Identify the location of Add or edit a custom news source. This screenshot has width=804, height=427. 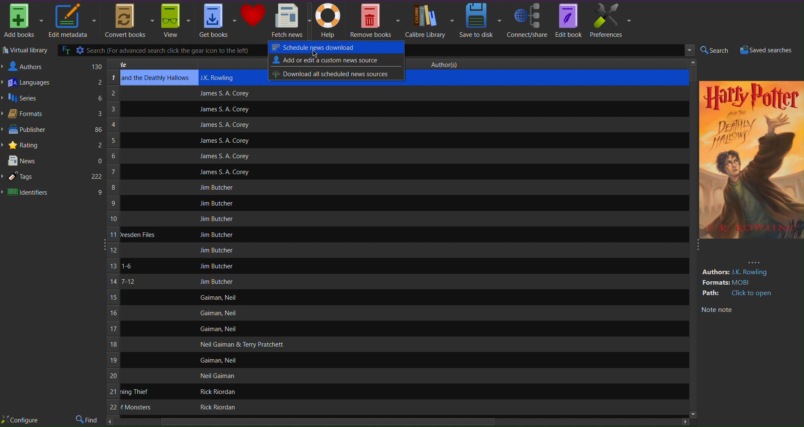
(328, 60).